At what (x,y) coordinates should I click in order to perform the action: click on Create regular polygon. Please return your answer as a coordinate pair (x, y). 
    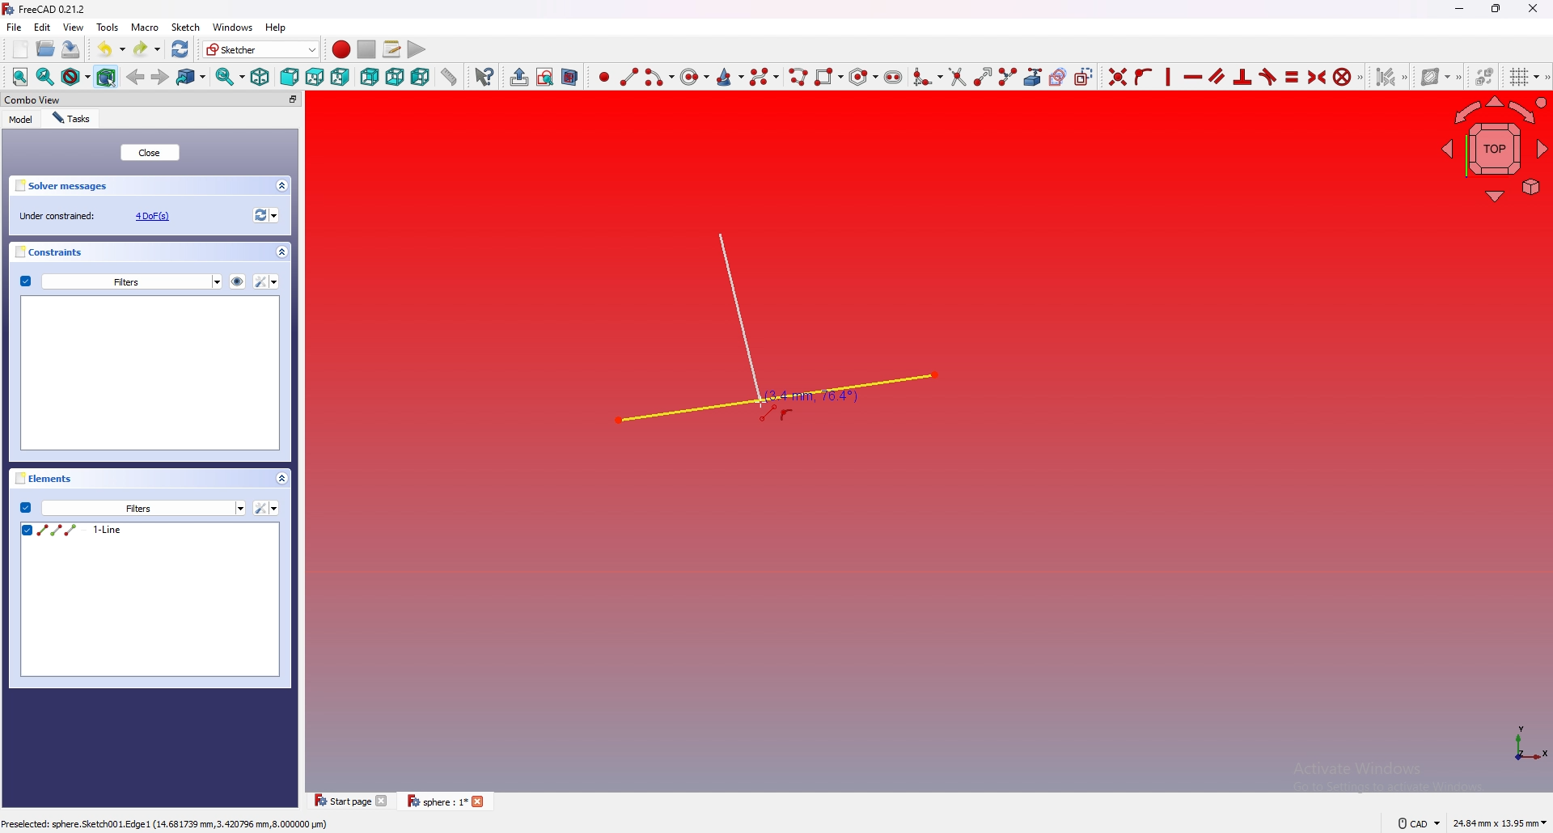
    Looking at the image, I should click on (861, 77).